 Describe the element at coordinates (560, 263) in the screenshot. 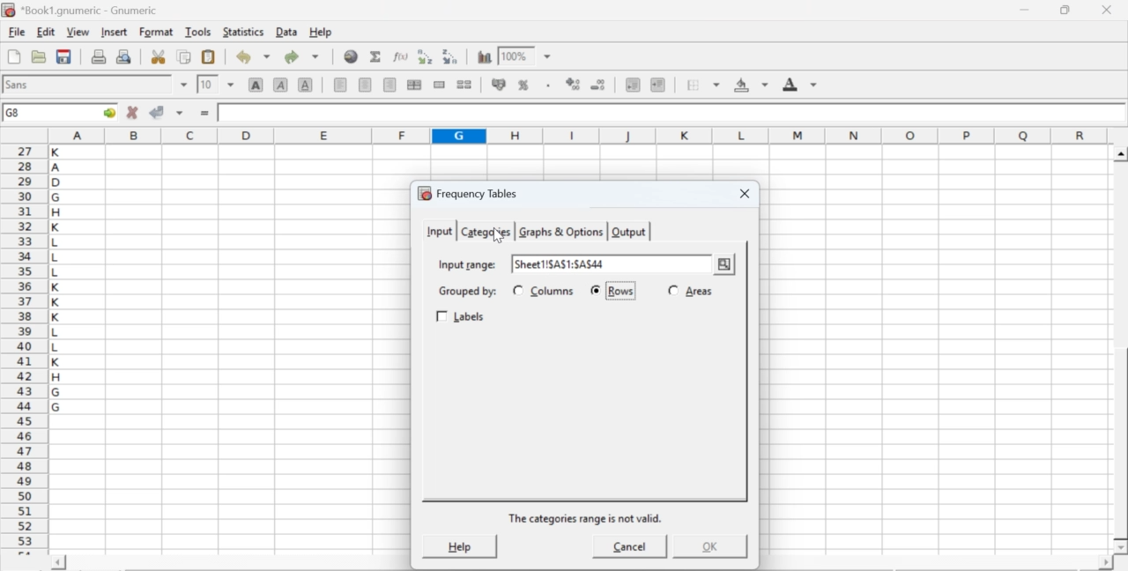

I see `sheet1!$A$1:$A$44` at that location.